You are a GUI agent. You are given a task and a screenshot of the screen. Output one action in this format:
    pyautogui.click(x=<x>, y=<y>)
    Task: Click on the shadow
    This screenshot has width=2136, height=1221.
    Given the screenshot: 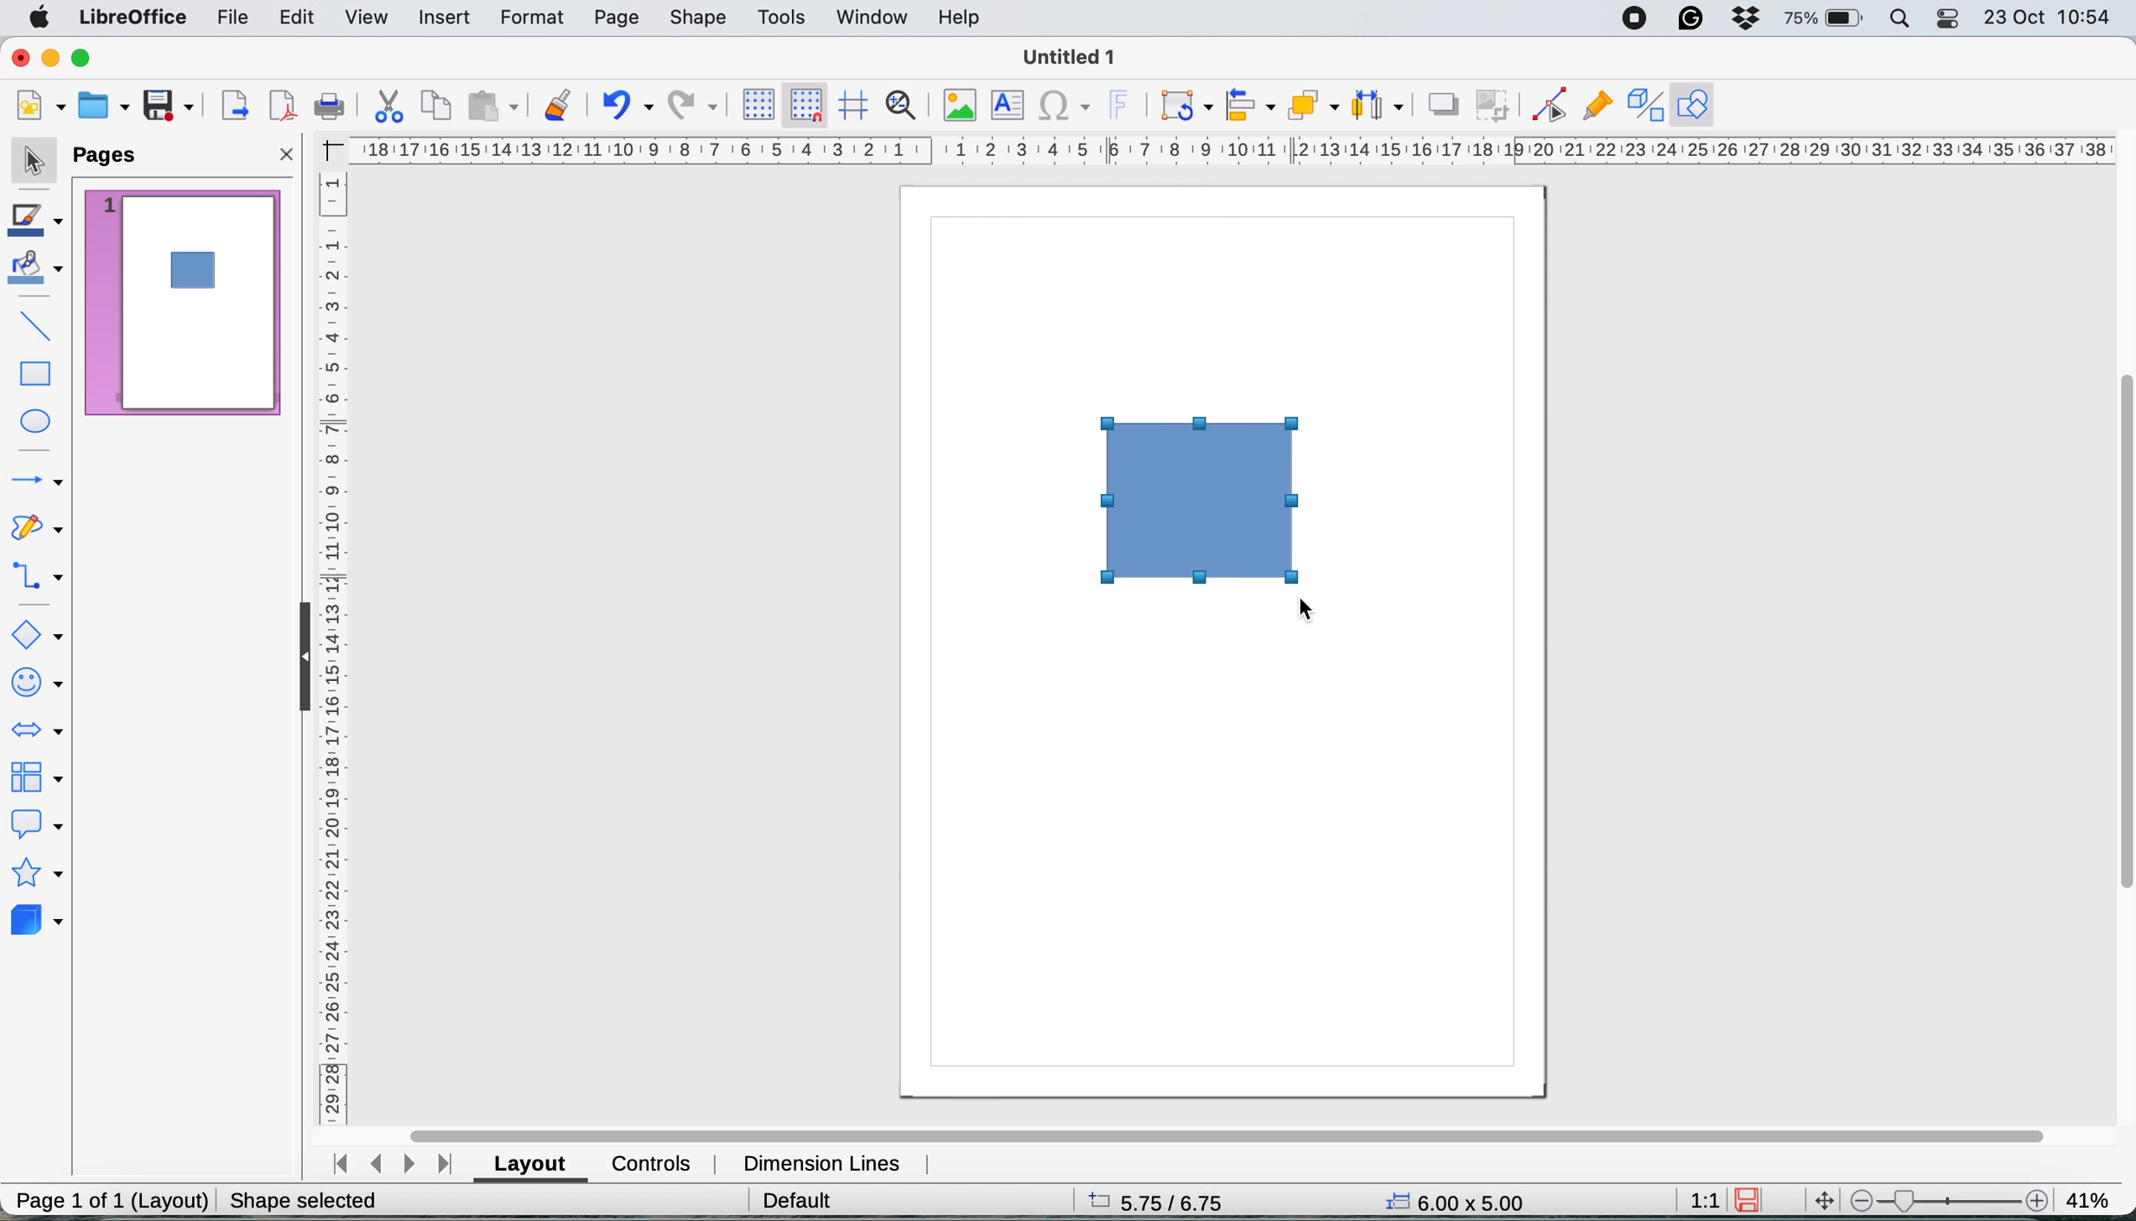 What is the action you would take?
    pyautogui.click(x=1444, y=104)
    